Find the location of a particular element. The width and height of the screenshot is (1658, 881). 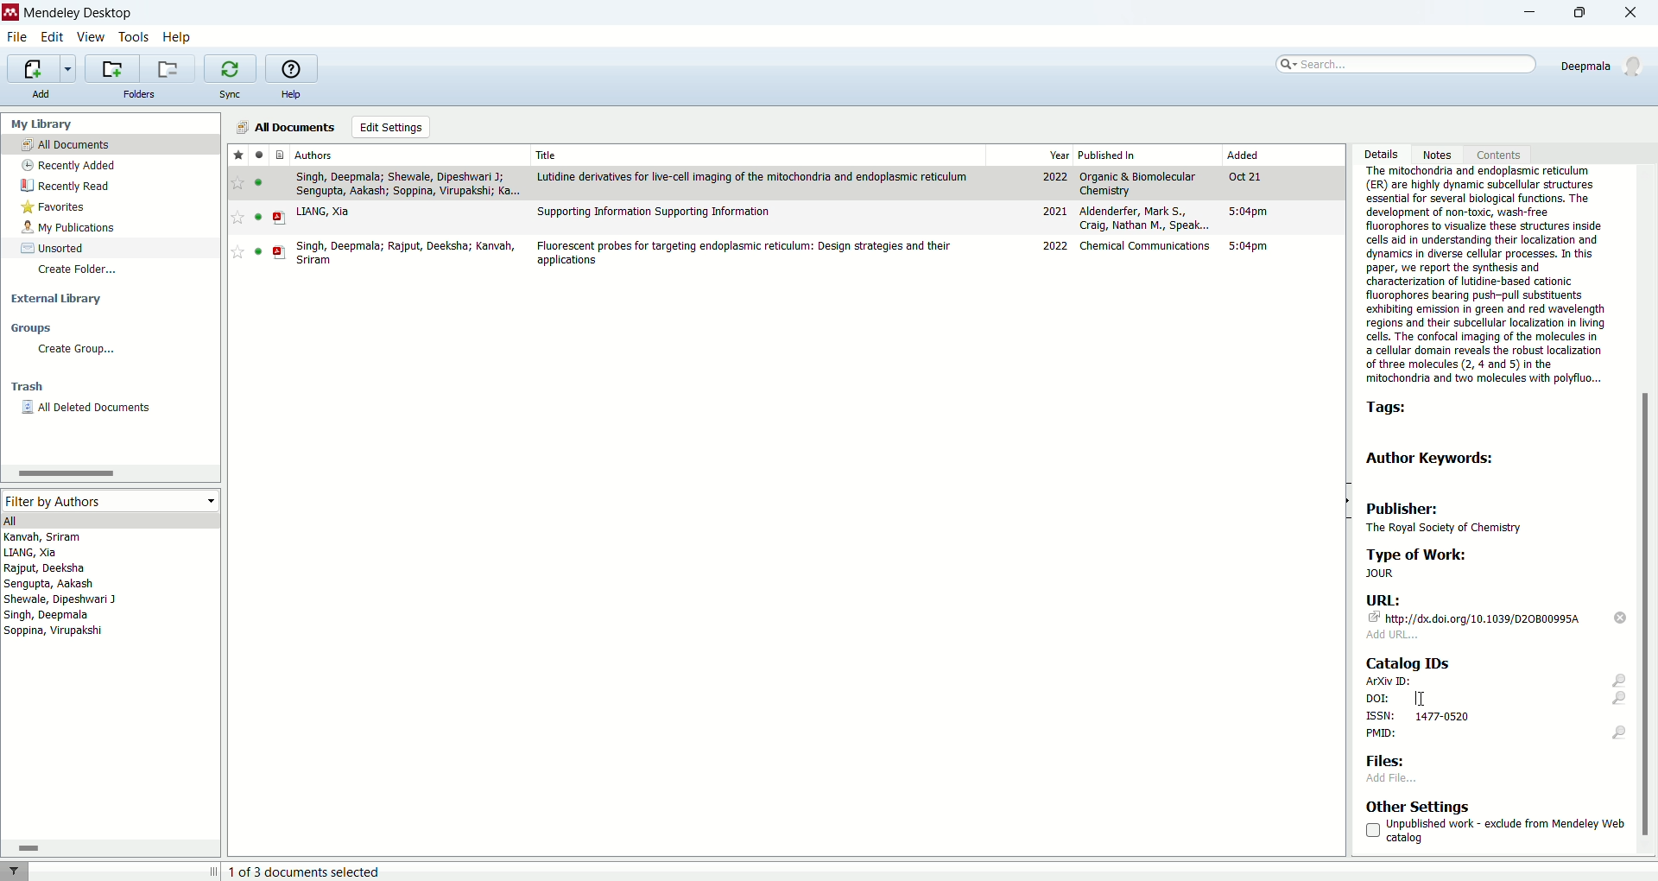

read/unread is located at coordinates (258, 154).